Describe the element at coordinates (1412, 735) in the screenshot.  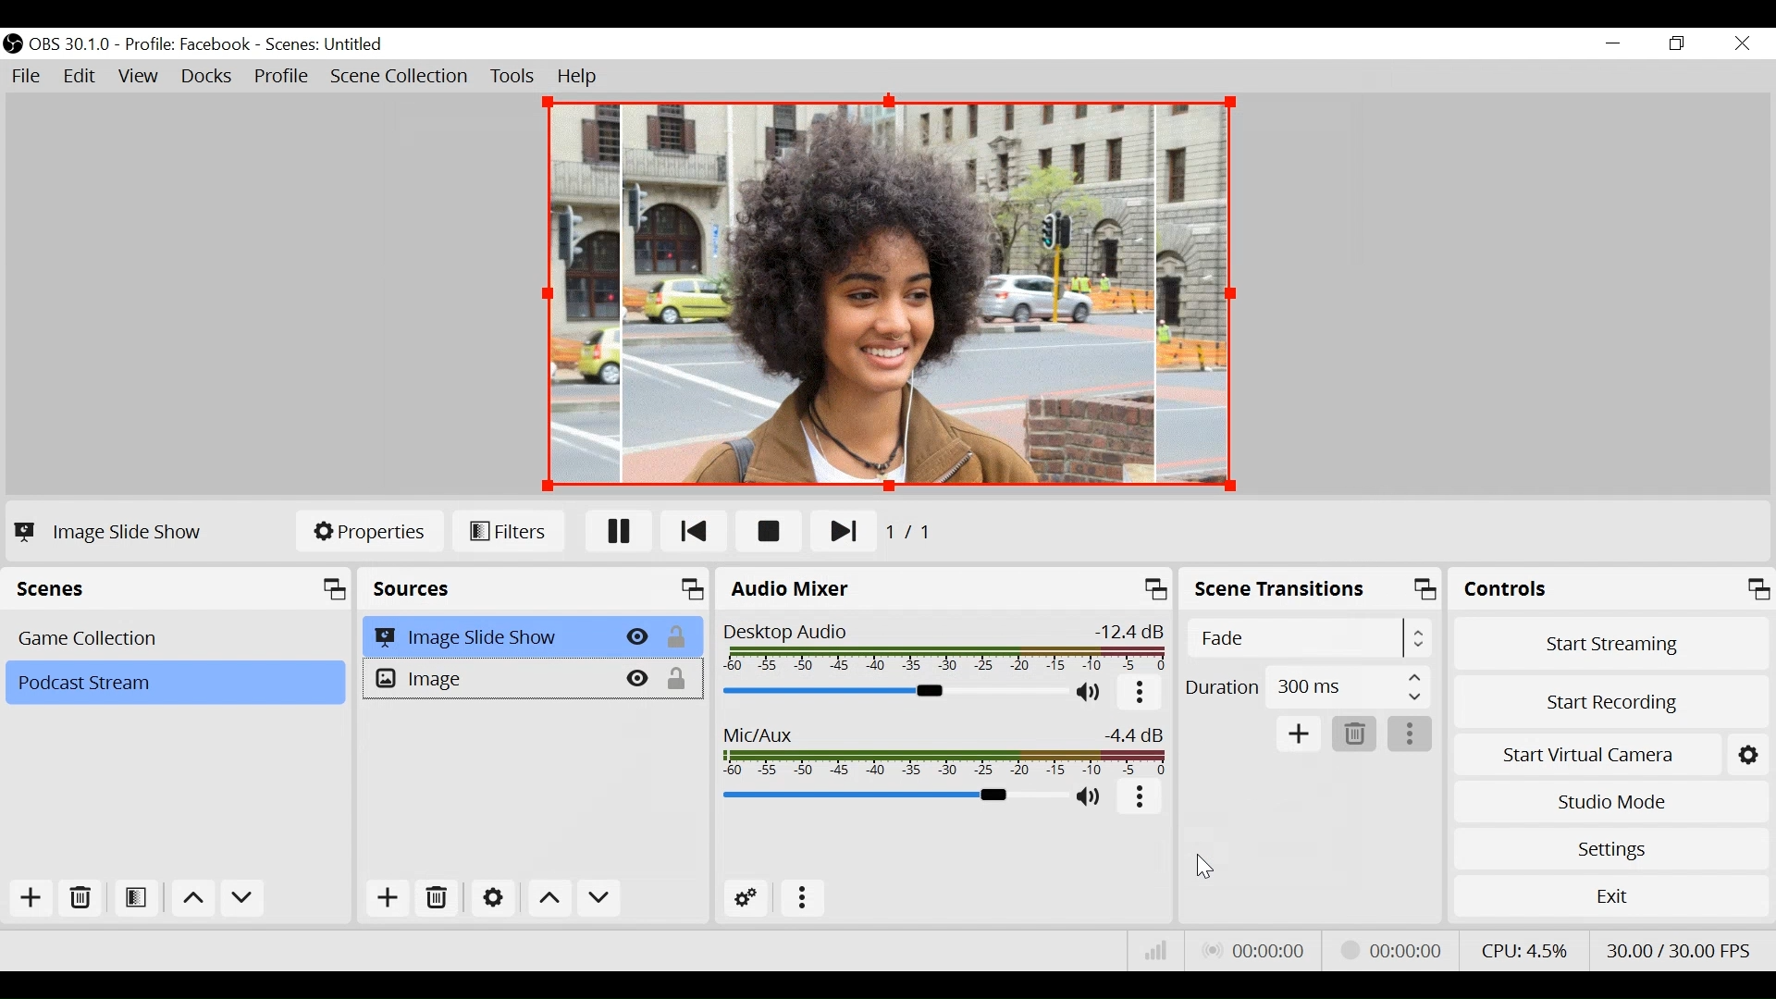
I see `more options` at that location.